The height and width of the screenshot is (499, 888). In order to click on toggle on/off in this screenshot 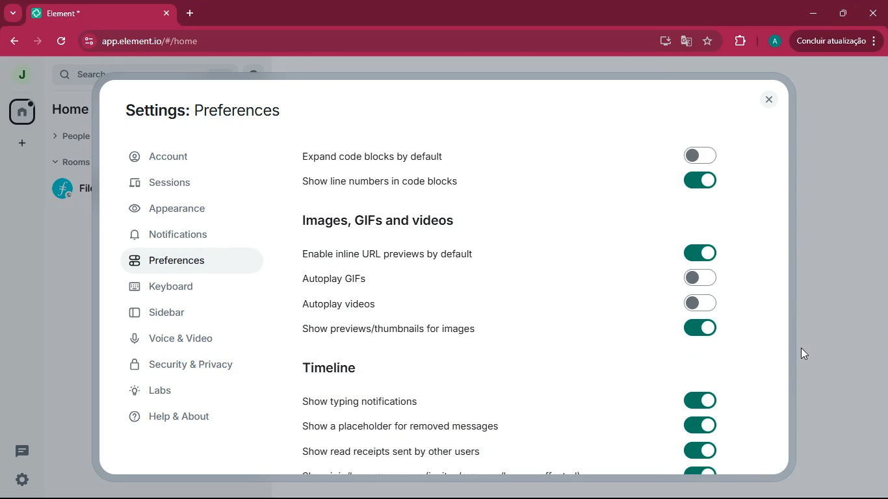, I will do `click(701, 155)`.